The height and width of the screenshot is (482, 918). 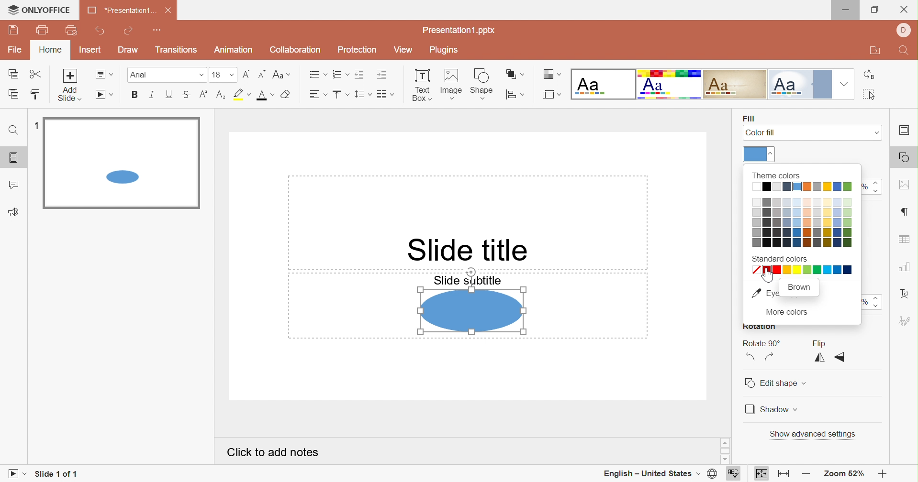 I want to click on Rotate 90° Counterclockwise, so click(x=750, y=358).